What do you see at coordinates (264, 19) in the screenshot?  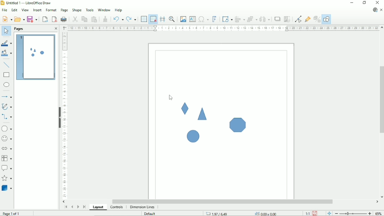 I see `Distribute` at bounding box center [264, 19].